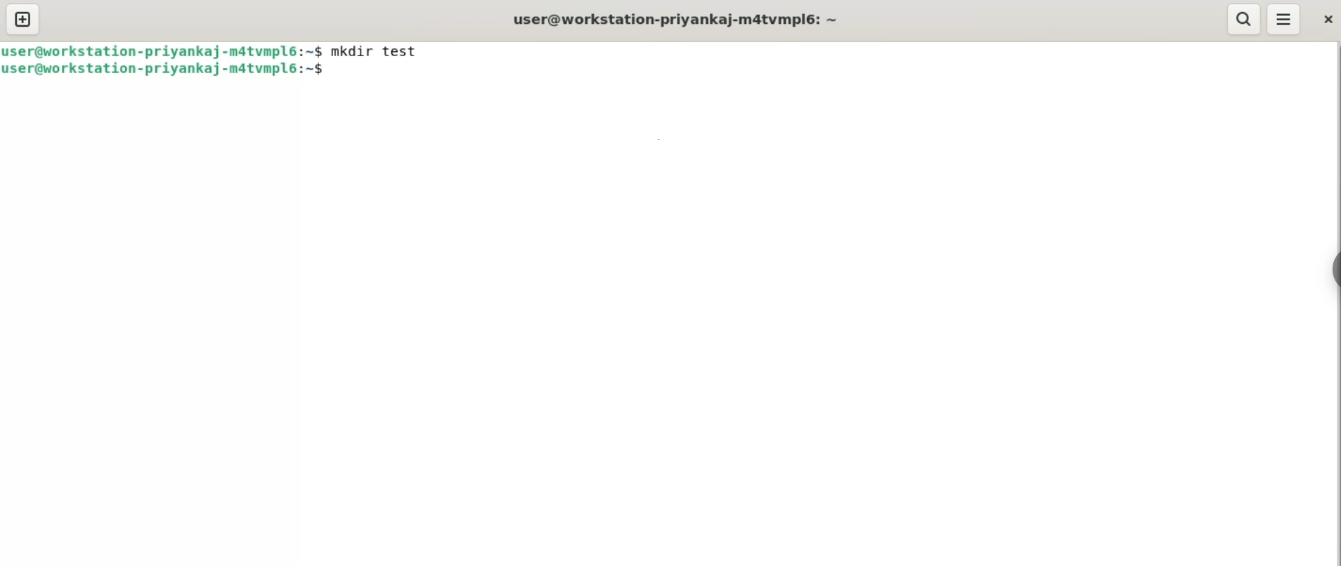 The height and width of the screenshot is (566, 1341). What do you see at coordinates (1325, 21) in the screenshot?
I see `close` at bounding box center [1325, 21].